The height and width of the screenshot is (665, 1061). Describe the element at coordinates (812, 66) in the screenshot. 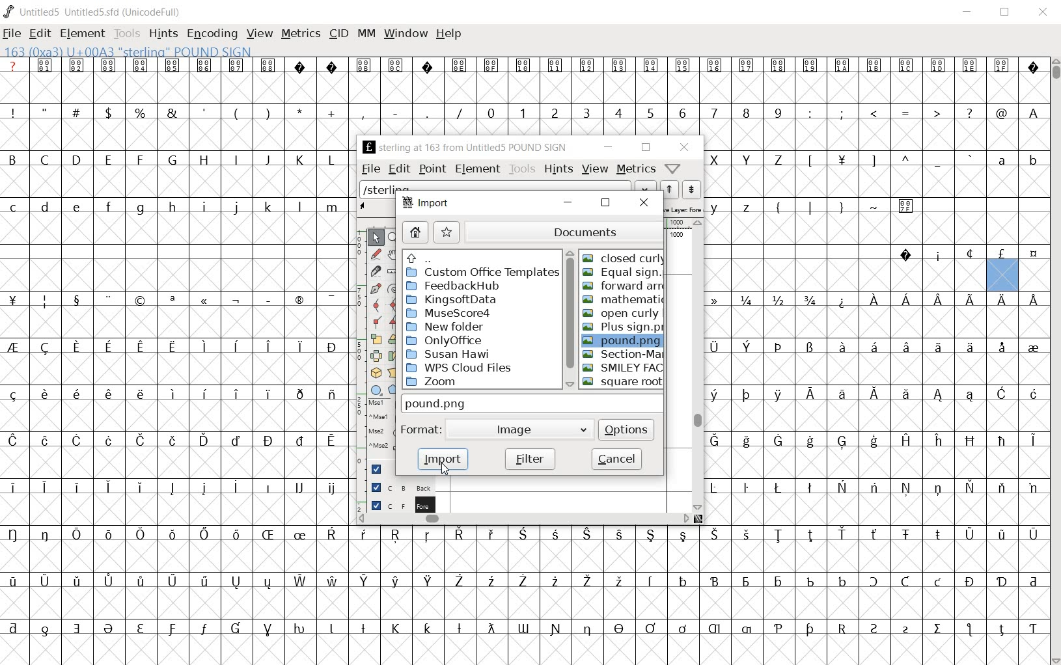

I see `Symbol` at that location.